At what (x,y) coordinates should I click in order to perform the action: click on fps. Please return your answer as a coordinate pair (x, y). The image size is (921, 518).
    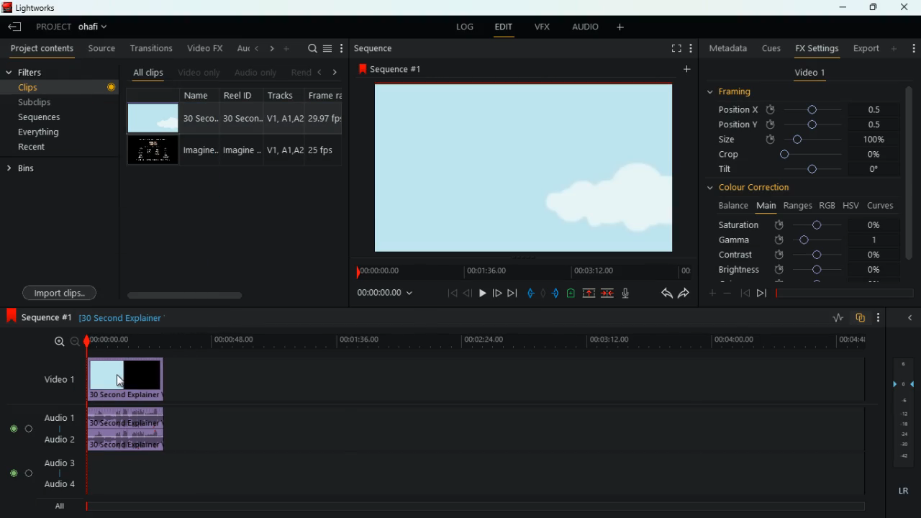
    Looking at the image, I should click on (324, 127).